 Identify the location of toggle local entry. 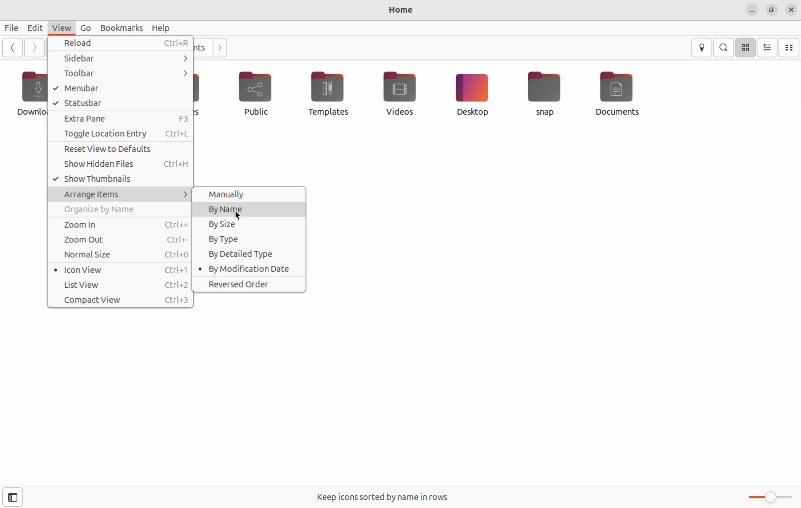
(119, 134).